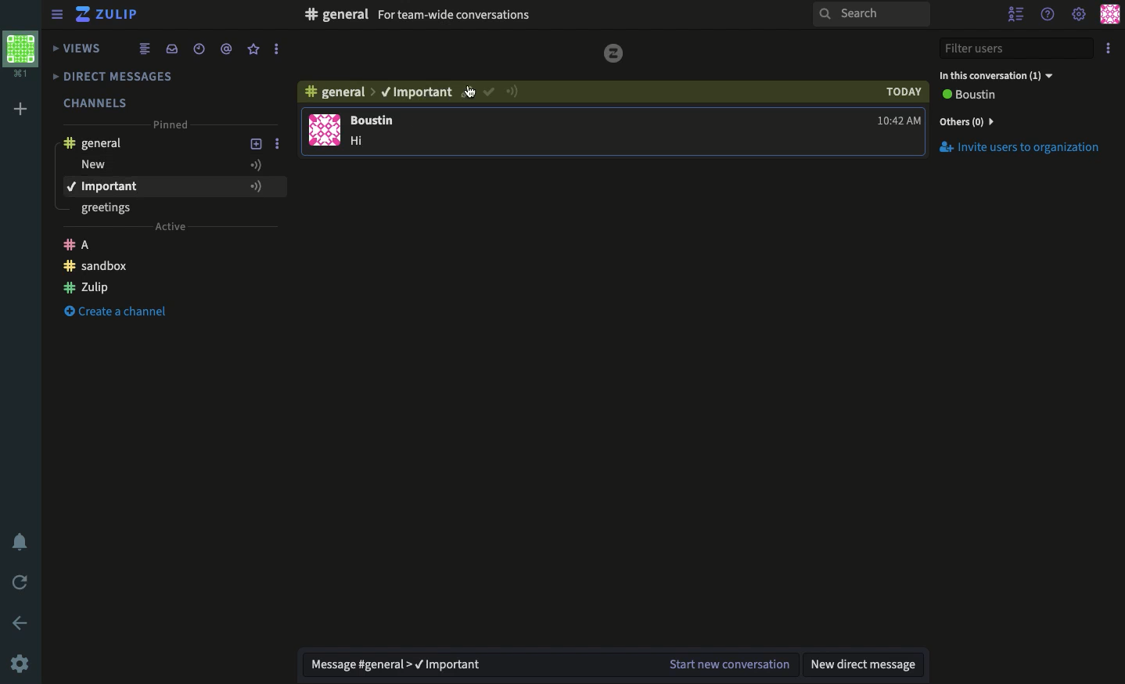 The image size is (1125, 684). What do you see at coordinates (146, 48) in the screenshot?
I see `Feed` at bounding box center [146, 48].